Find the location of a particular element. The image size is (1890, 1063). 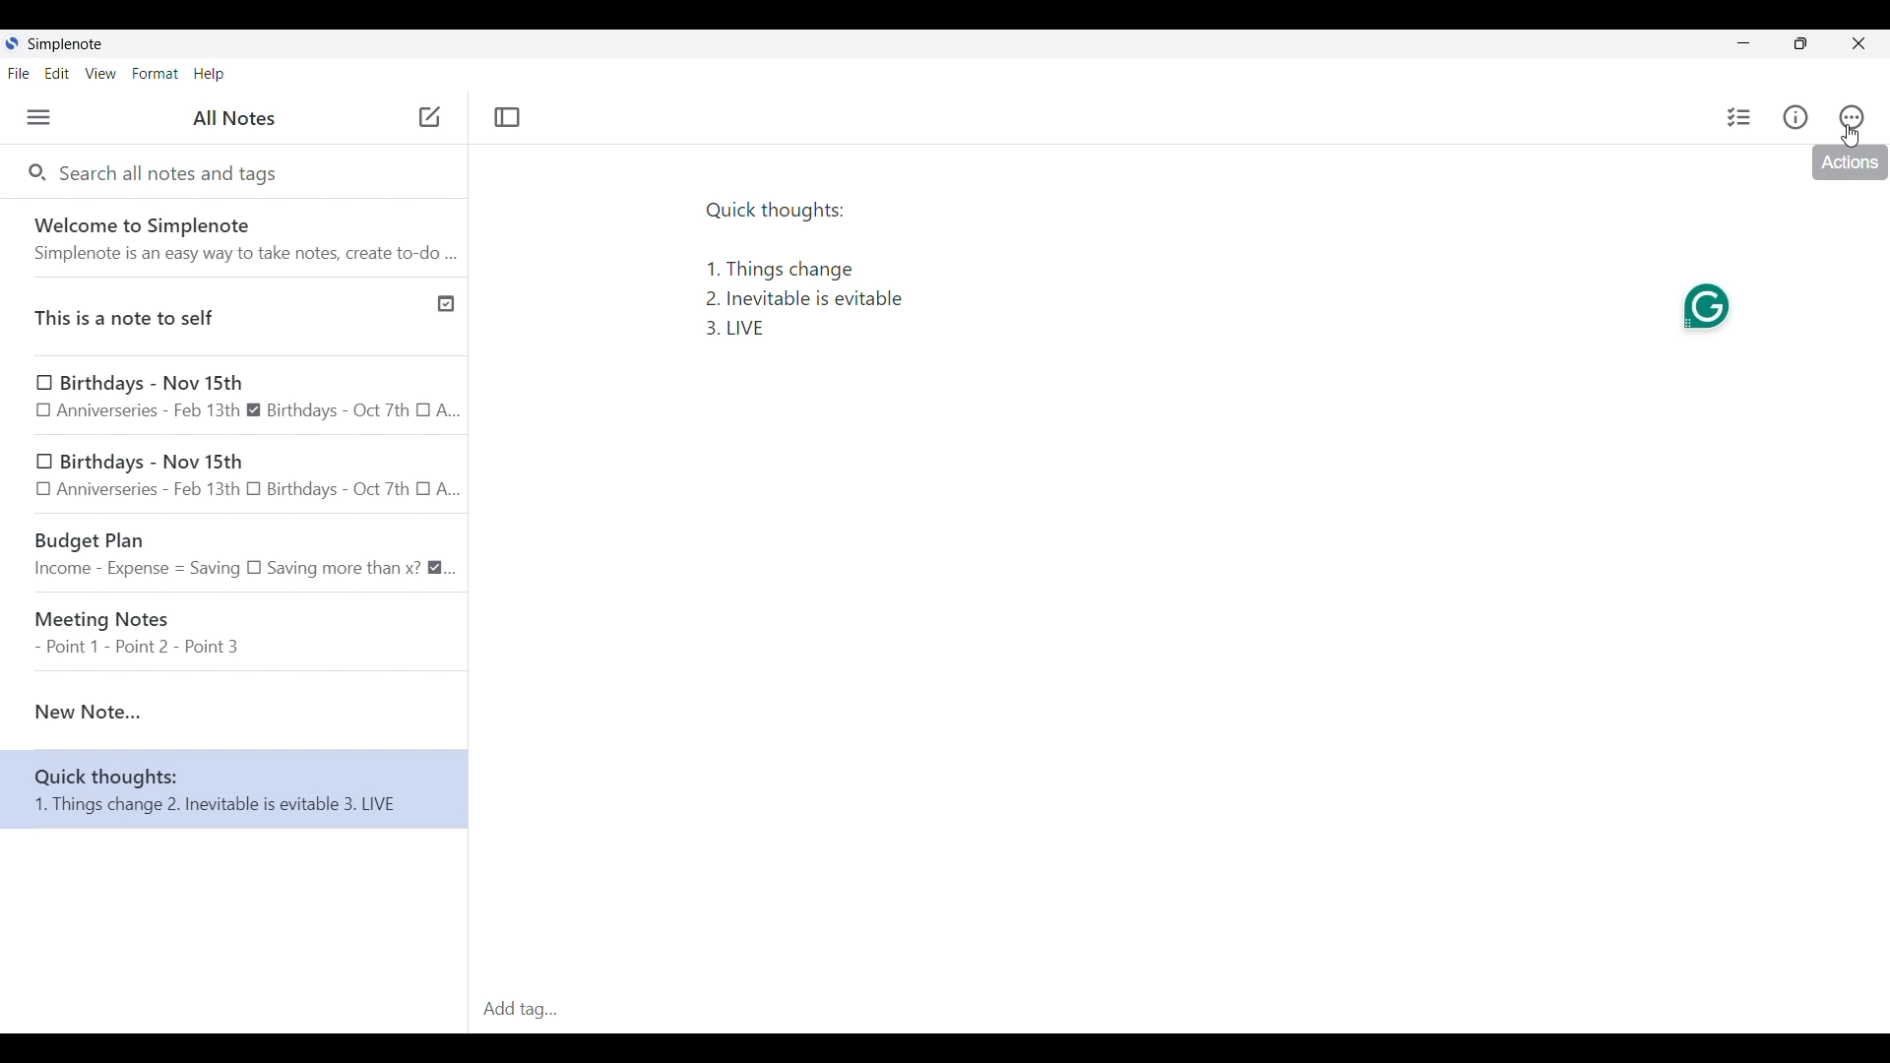

Description of selected icon is located at coordinates (1848, 162).